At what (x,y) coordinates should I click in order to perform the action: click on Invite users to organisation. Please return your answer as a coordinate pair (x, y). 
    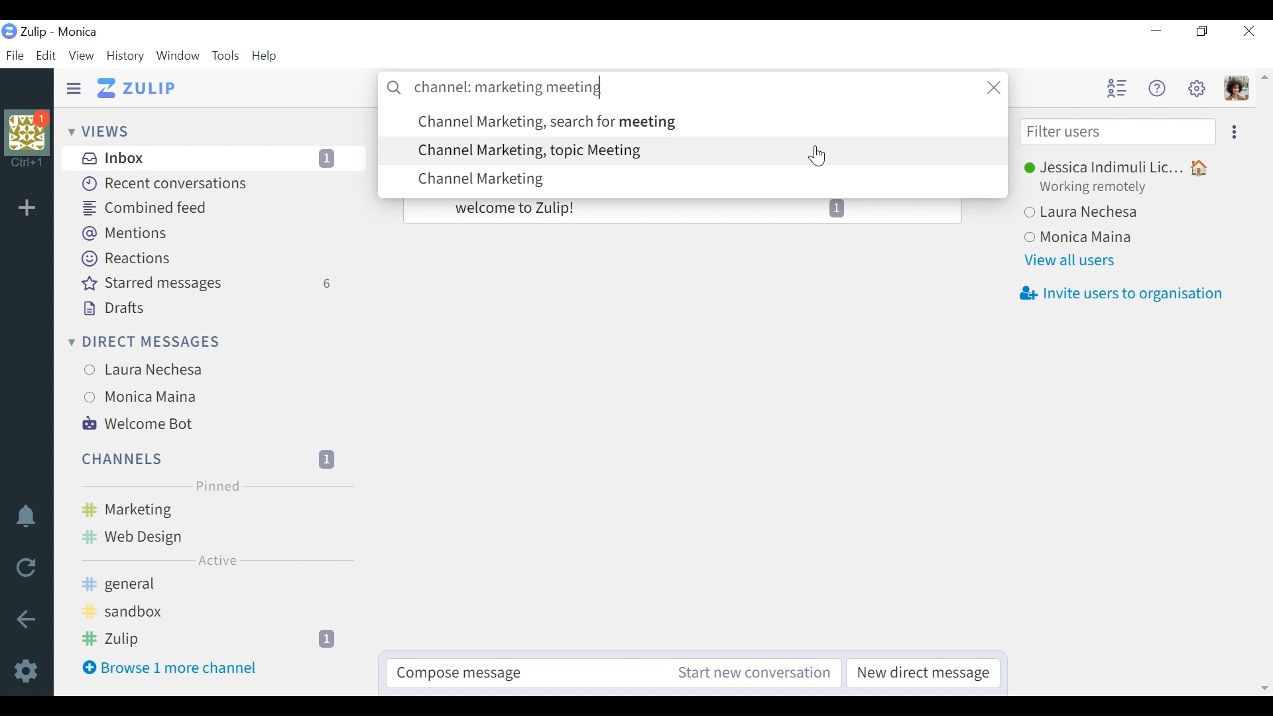
    Looking at the image, I should click on (1124, 292).